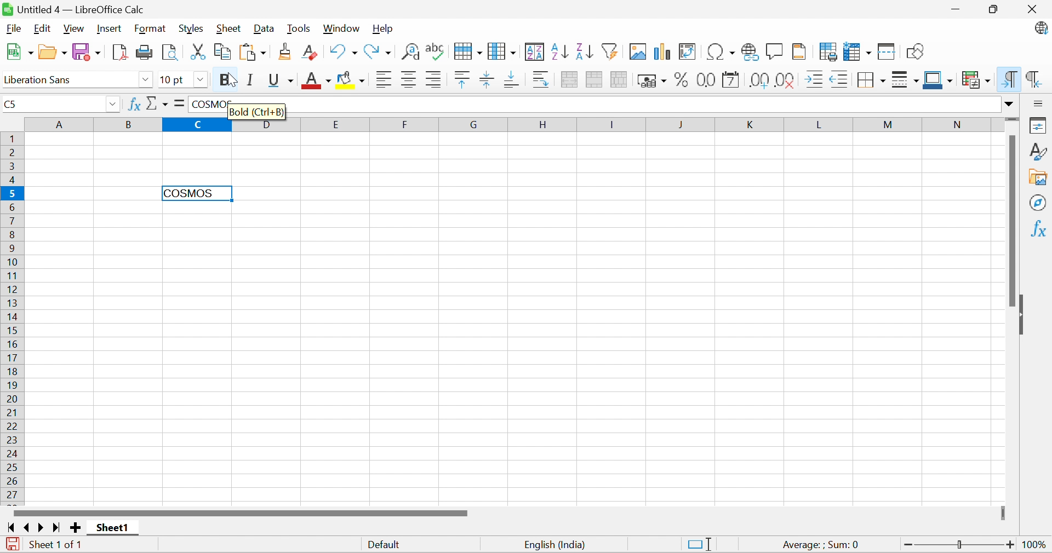  I want to click on Clone Frmatting, so click(287, 51).